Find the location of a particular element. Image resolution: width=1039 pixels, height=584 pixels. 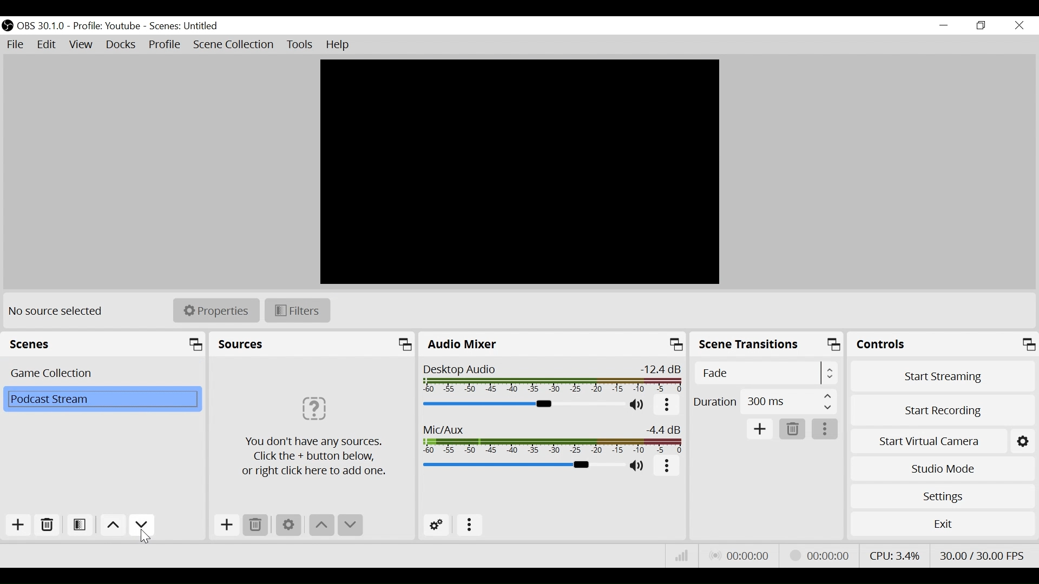

Properties is located at coordinates (215, 310).